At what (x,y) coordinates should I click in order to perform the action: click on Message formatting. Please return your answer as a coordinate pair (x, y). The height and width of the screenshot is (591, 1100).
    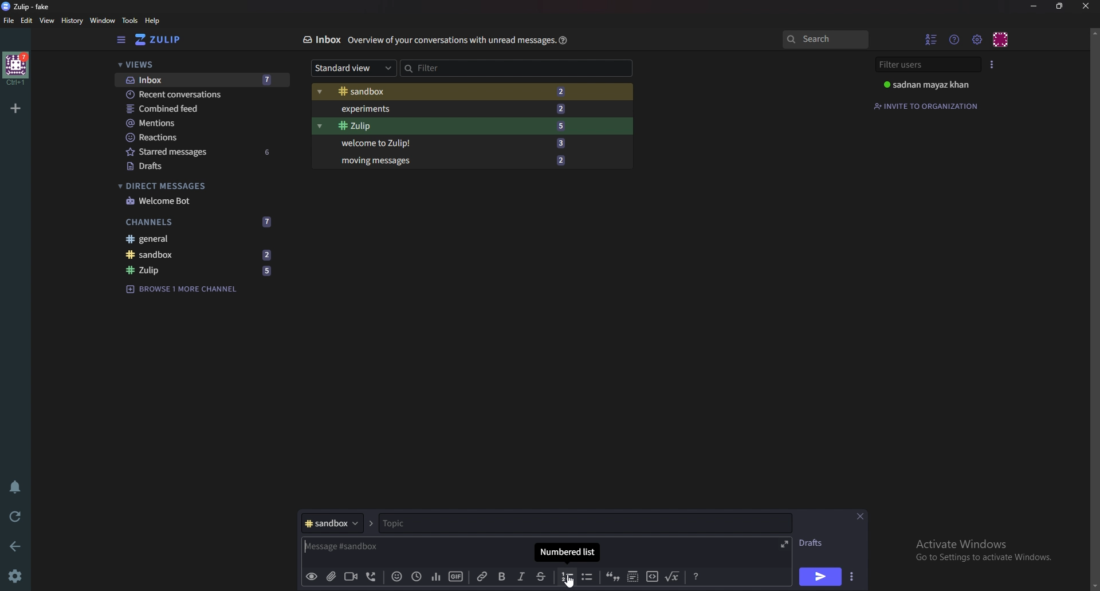
    Looking at the image, I should click on (696, 577).